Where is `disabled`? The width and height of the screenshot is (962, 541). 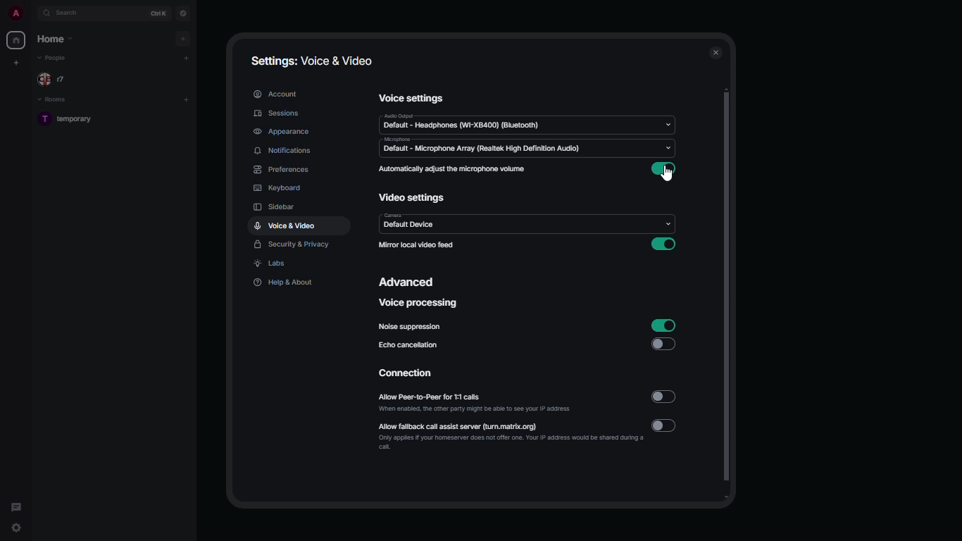 disabled is located at coordinates (664, 397).